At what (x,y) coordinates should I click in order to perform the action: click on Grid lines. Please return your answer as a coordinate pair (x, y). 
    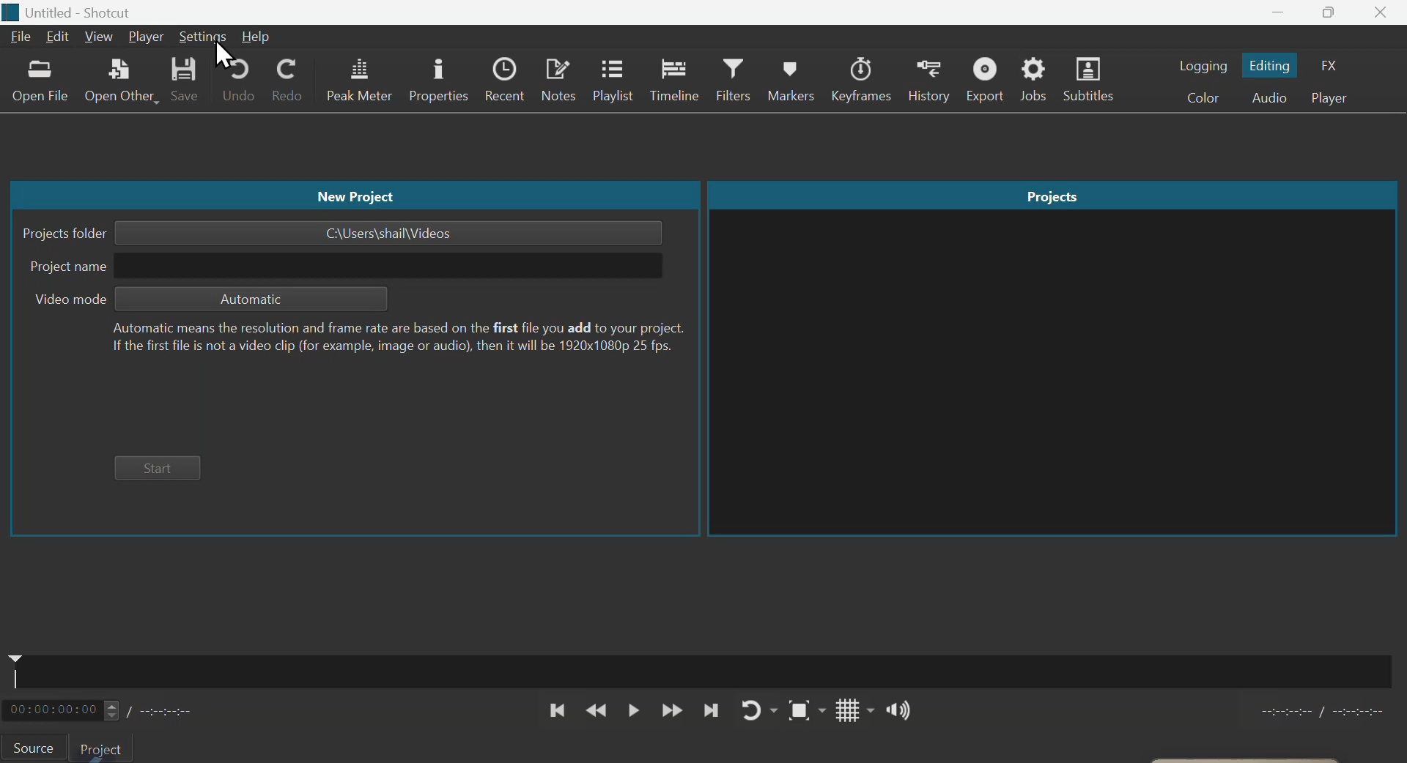
    Looking at the image, I should click on (841, 711).